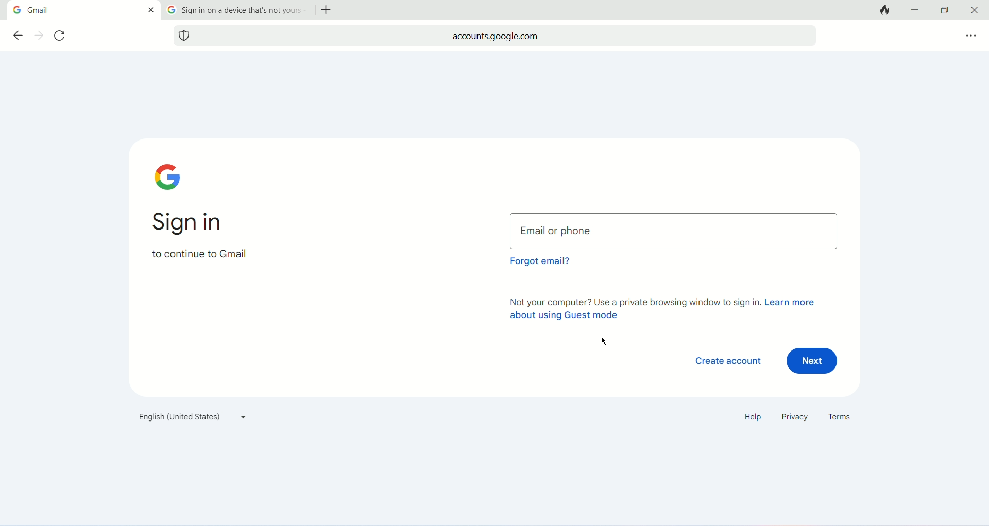 Image resolution: width=989 pixels, height=526 pixels. I want to click on close tabs and clear data, so click(883, 11).